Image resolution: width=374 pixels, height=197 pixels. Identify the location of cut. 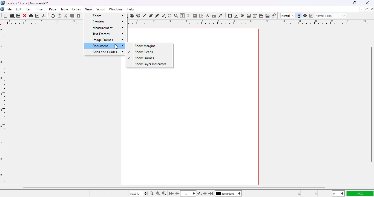
(66, 16).